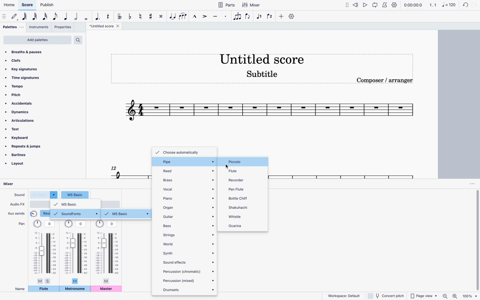 This screenshot has width=480, height=300. I want to click on parts, so click(226, 5).